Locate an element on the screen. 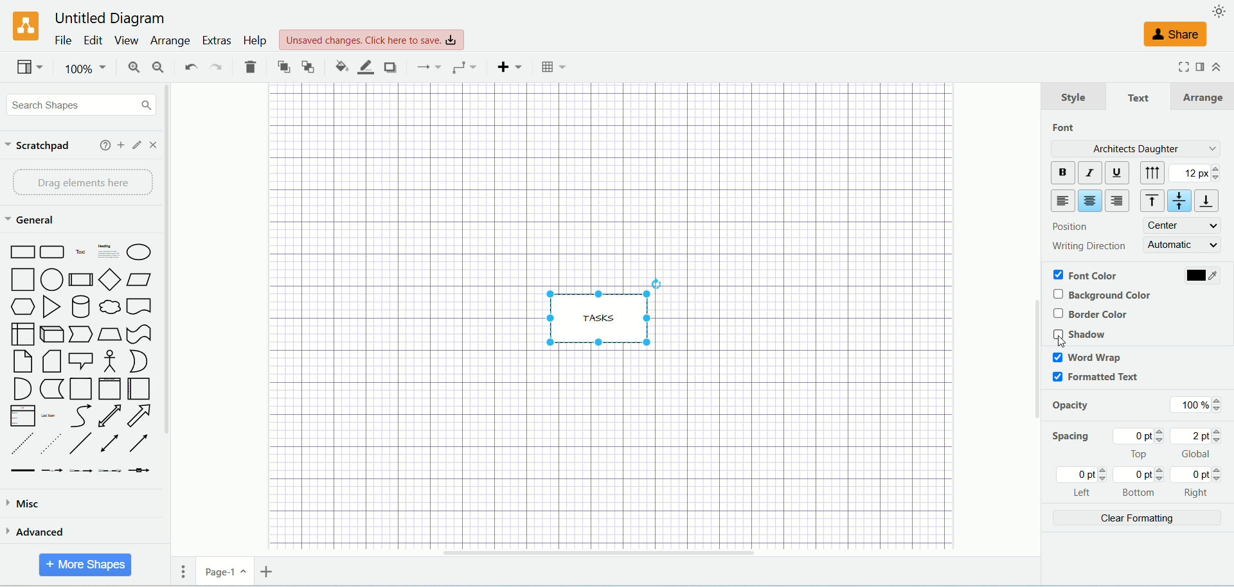  Square  is located at coordinates (21, 279).